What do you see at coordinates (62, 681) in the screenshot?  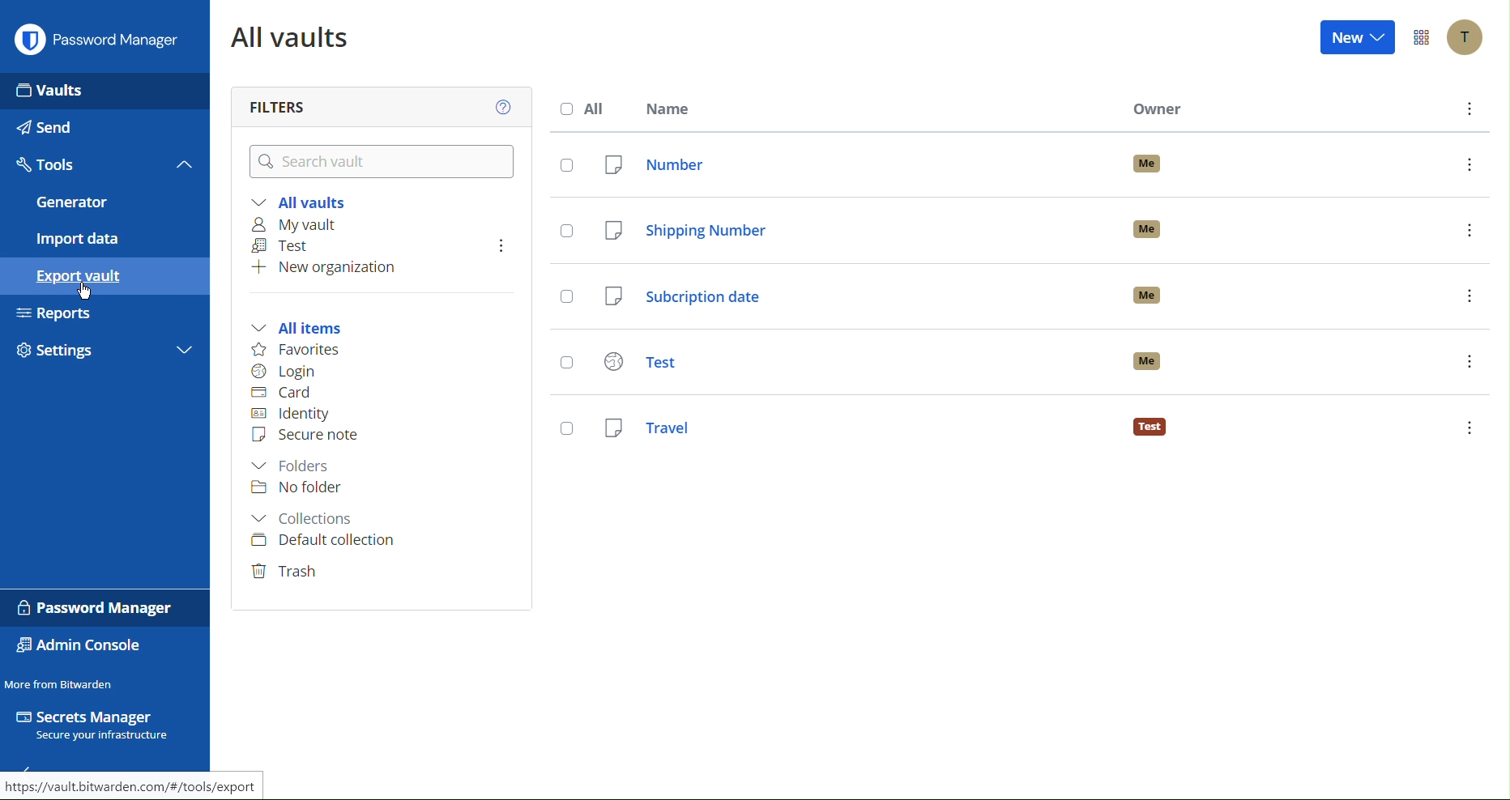 I see `Move from Bitwarden` at bounding box center [62, 681].